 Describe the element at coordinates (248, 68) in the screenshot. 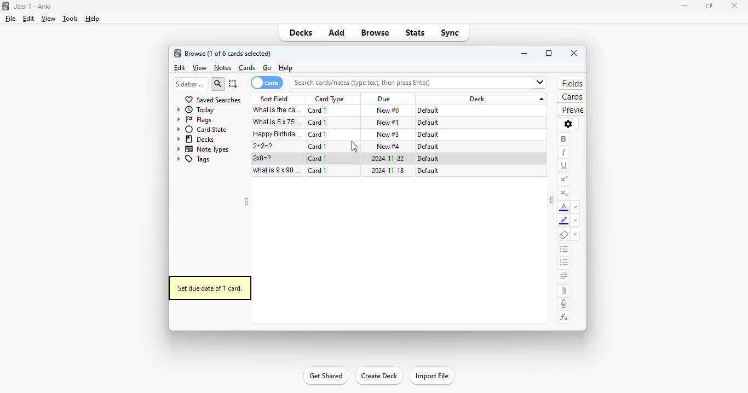

I see `cards` at that location.